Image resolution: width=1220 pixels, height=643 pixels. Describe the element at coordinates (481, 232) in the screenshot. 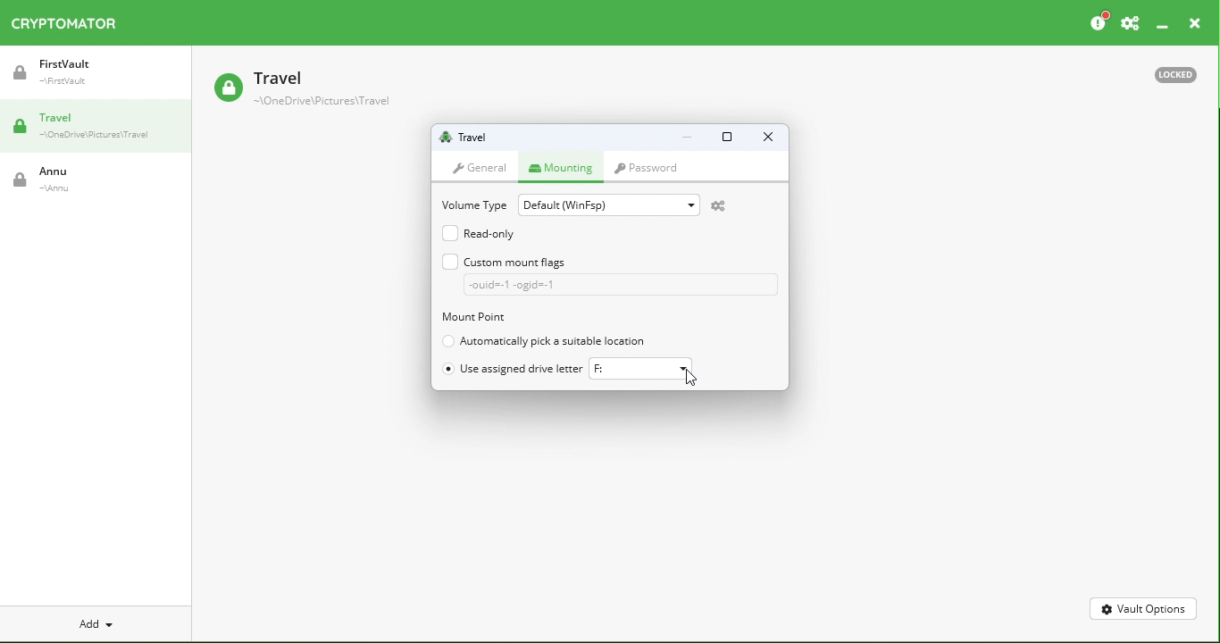

I see `Read only` at that location.